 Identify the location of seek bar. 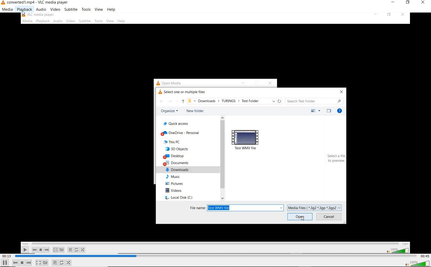
(216, 256).